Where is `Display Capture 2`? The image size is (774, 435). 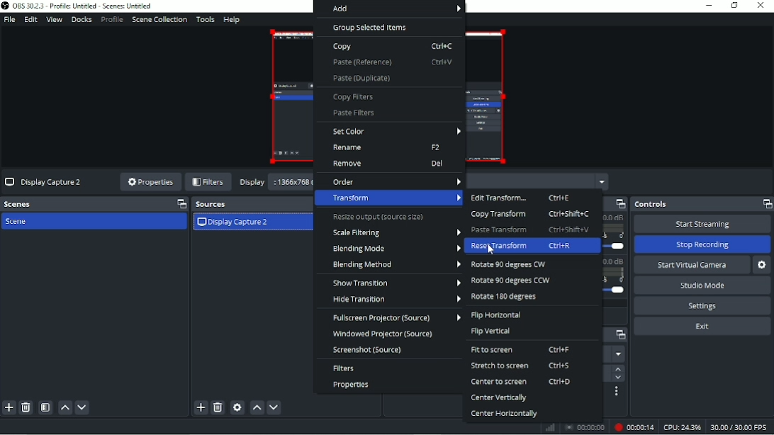
Display Capture 2 is located at coordinates (45, 183).